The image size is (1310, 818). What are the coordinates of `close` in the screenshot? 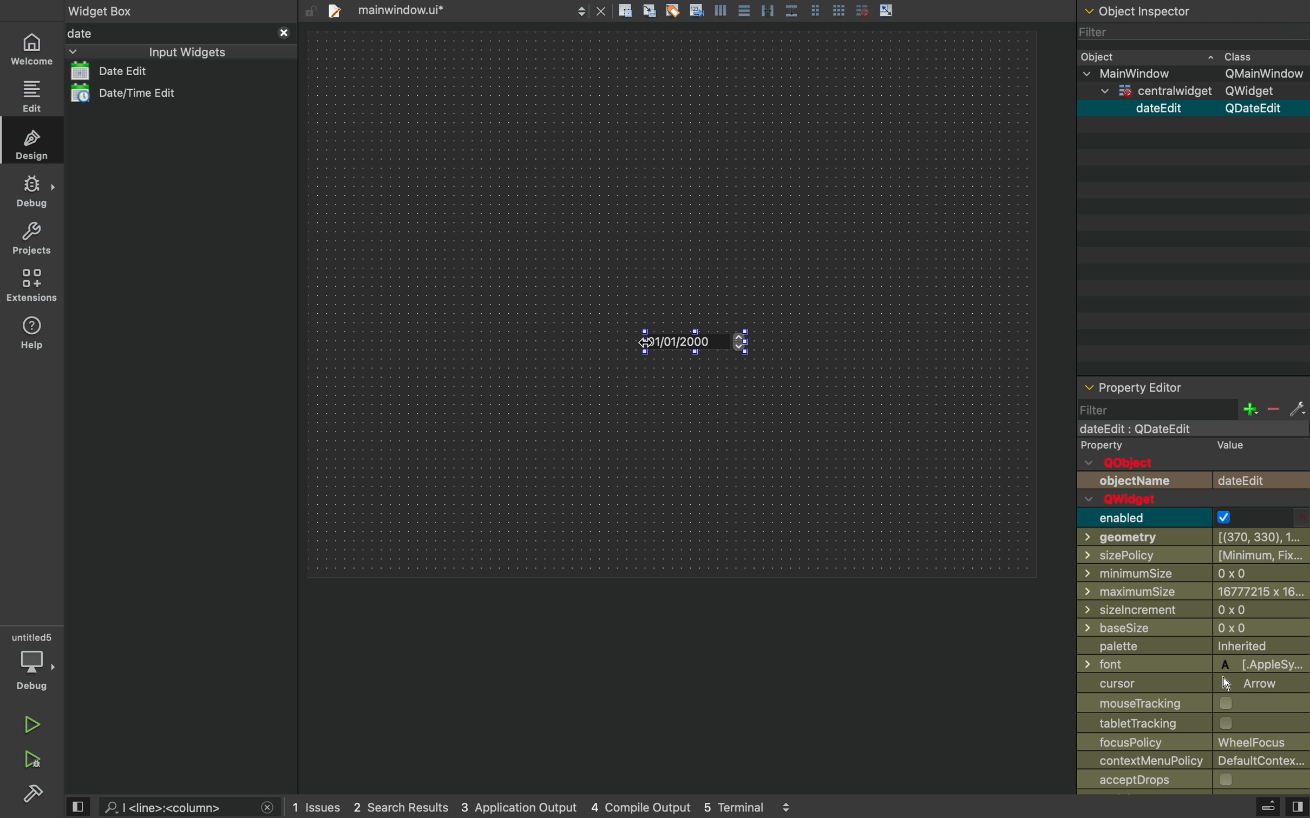 It's located at (267, 809).